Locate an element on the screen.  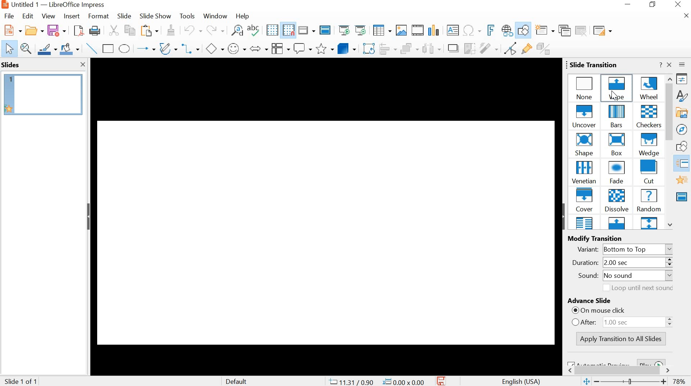
scrollbar is located at coordinates (670, 152).